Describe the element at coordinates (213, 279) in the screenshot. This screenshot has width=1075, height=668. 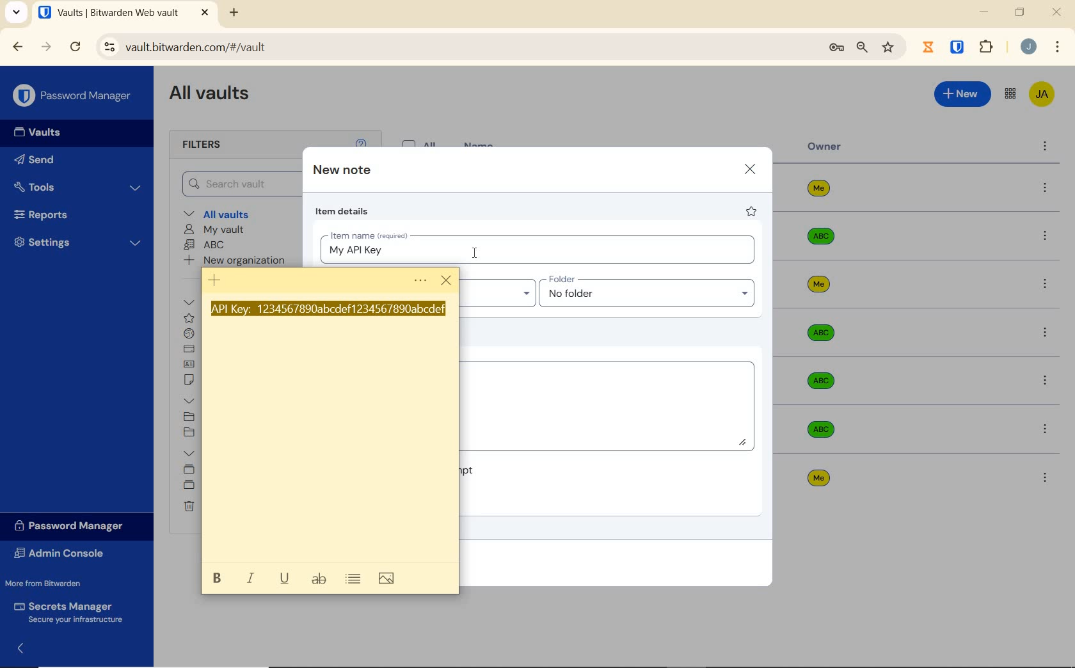
I see `New note` at that location.